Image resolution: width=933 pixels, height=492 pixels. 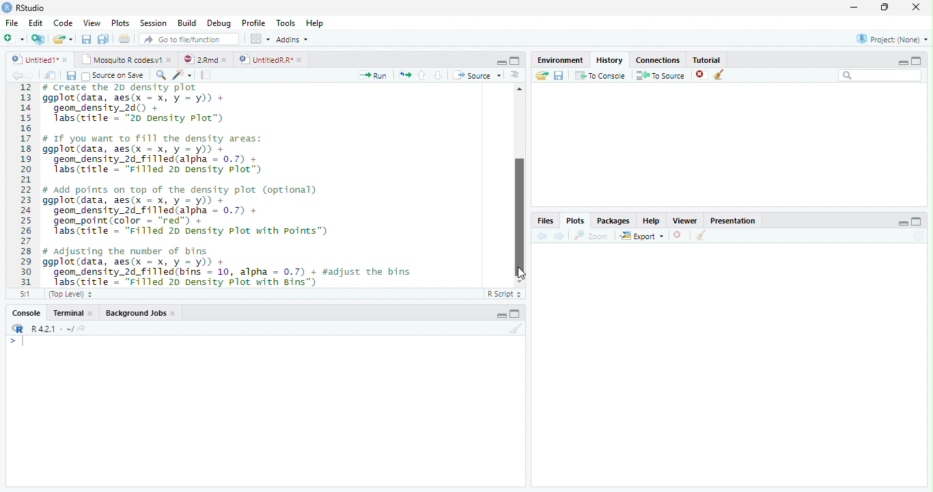 What do you see at coordinates (732, 221) in the screenshot?
I see `Presentatior` at bounding box center [732, 221].